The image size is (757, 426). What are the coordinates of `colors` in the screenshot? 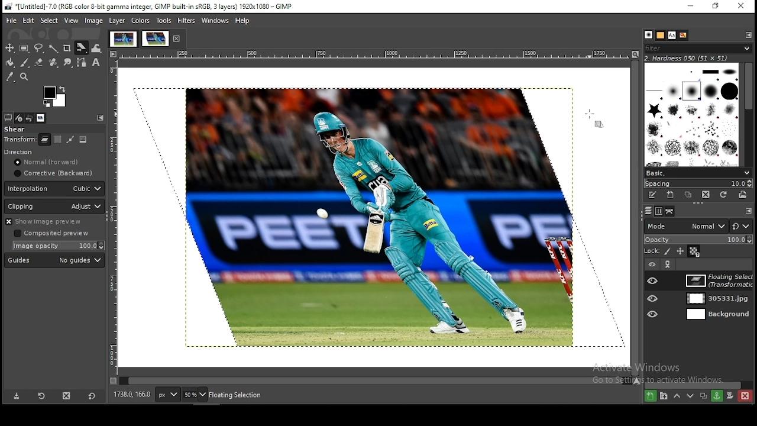 It's located at (141, 21).